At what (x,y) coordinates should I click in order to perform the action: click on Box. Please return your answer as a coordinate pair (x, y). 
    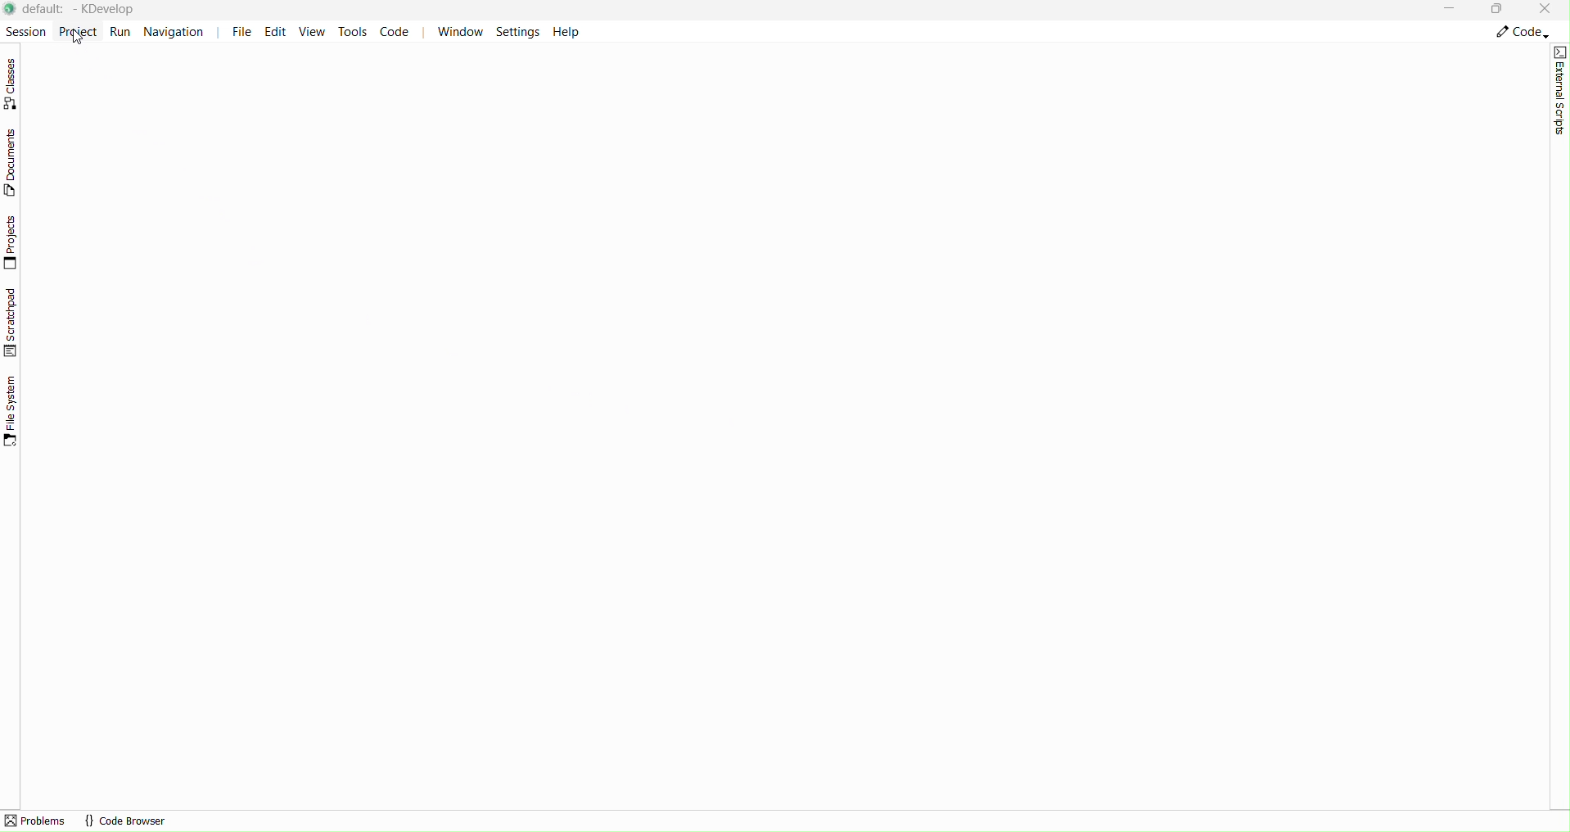
    Looking at the image, I should click on (1498, 11).